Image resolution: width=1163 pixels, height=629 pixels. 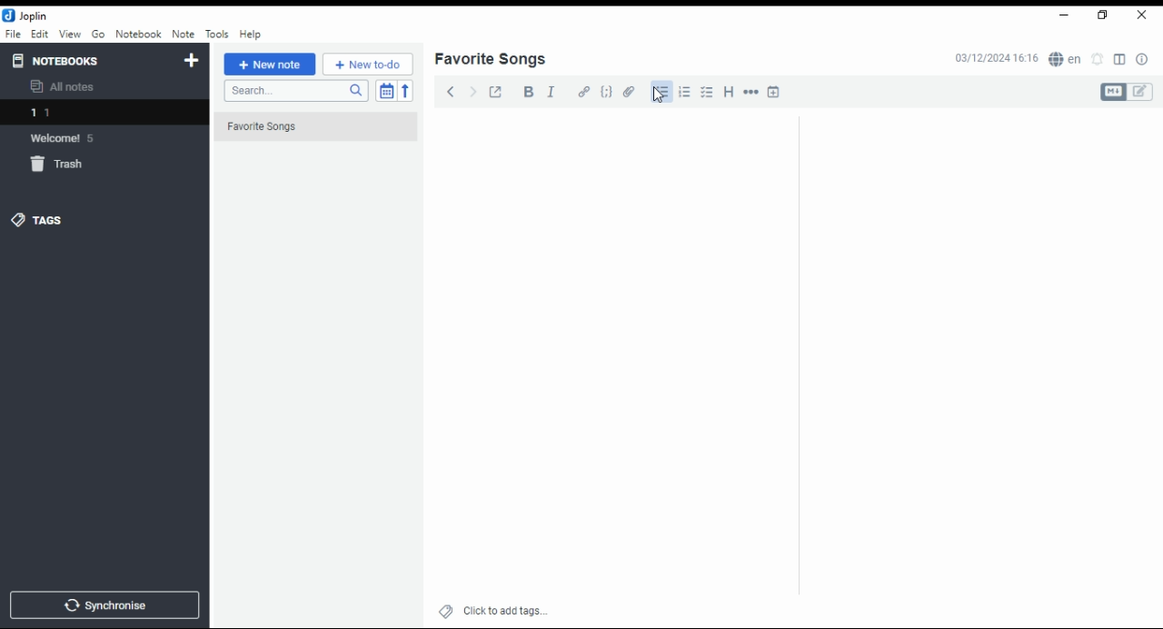 What do you see at coordinates (705, 94) in the screenshot?
I see `checkbox` at bounding box center [705, 94].